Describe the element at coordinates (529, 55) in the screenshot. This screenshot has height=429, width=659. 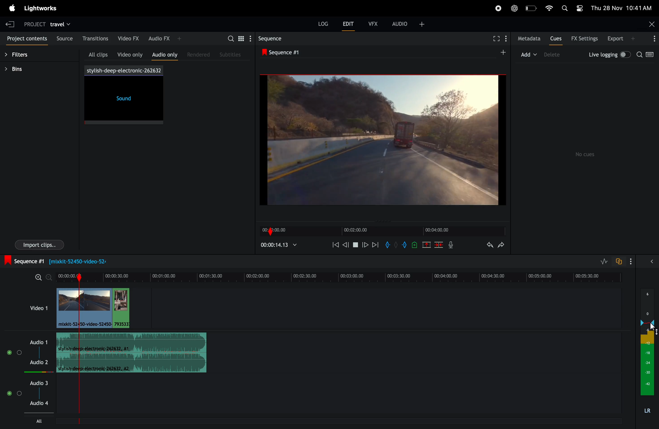
I see `add` at that location.